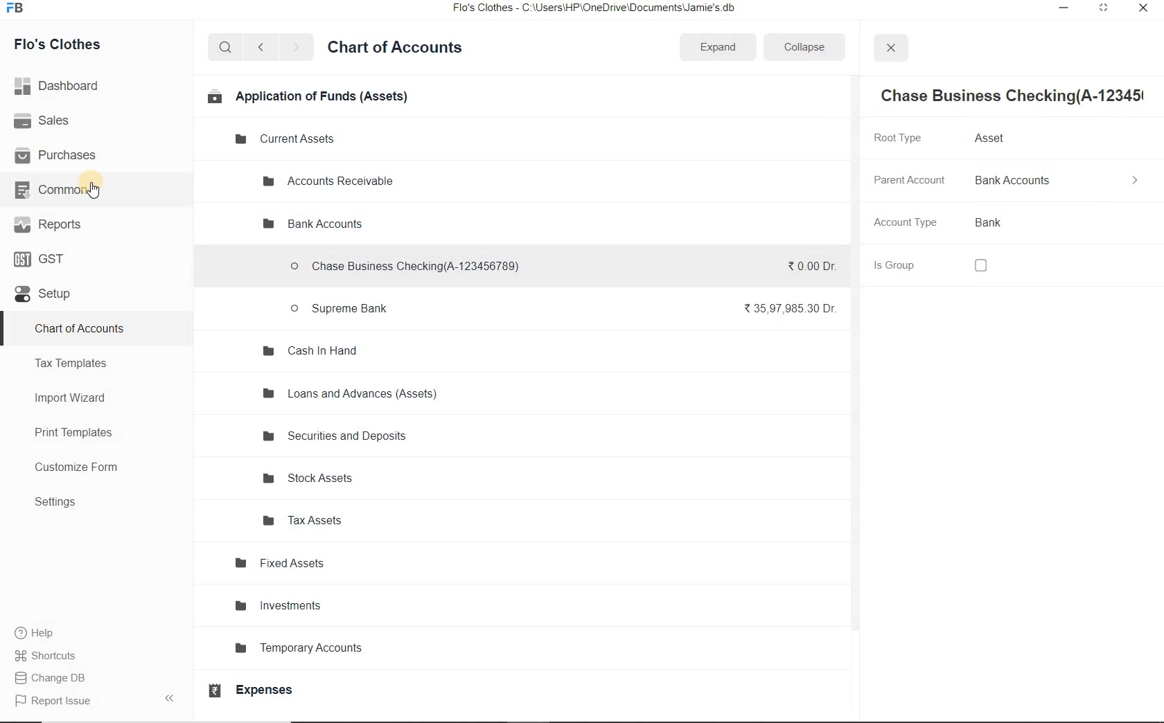 The width and height of the screenshot is (1164, 723). What do you see at coordinates (892, 47) in the screenshot?
I see `close` at bounding box center [892, 47].